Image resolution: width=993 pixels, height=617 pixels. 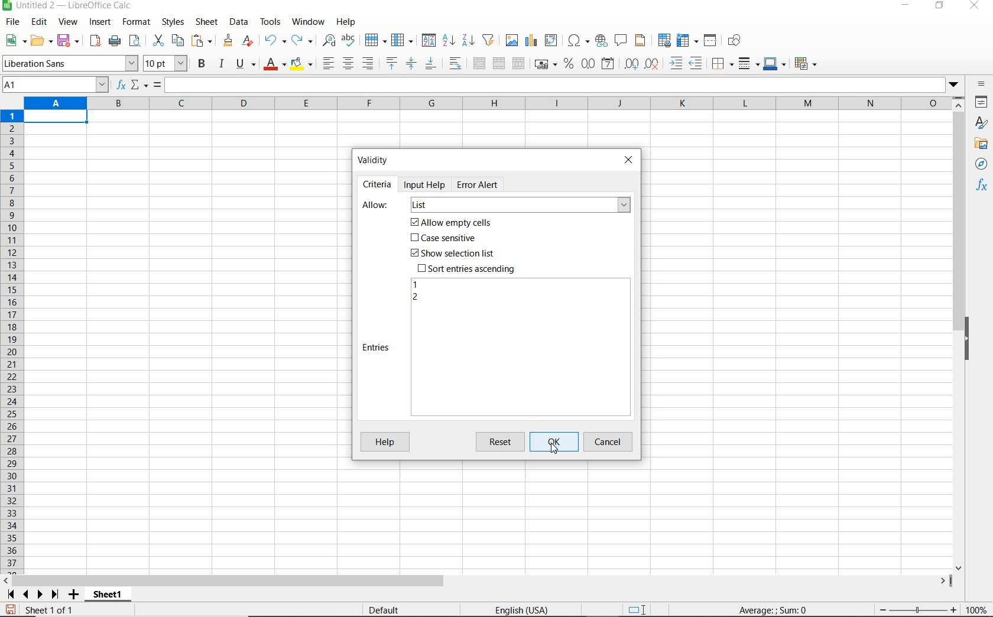 What do you see at coordinates (301, 65) in the screenshot?
I see `background color` at bounding box center [301, 65].